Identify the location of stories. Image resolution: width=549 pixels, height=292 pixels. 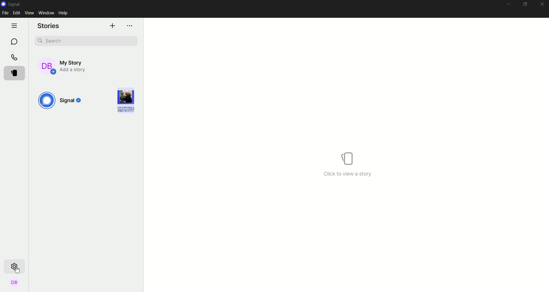
(49, 26).